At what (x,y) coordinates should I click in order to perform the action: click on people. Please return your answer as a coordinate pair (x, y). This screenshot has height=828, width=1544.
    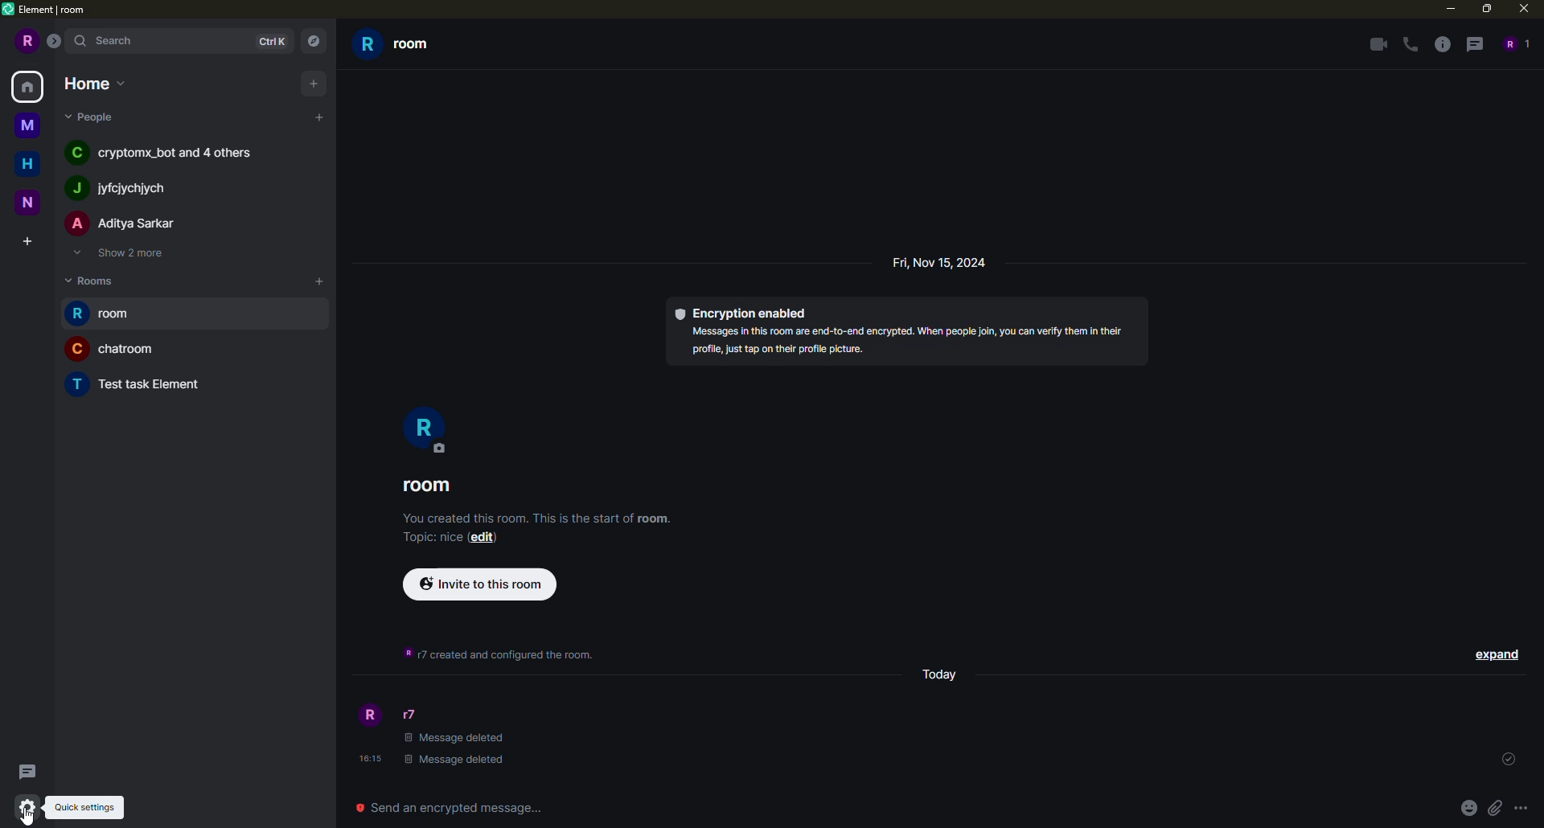
    Looking at the image, I should click on (93, 116).